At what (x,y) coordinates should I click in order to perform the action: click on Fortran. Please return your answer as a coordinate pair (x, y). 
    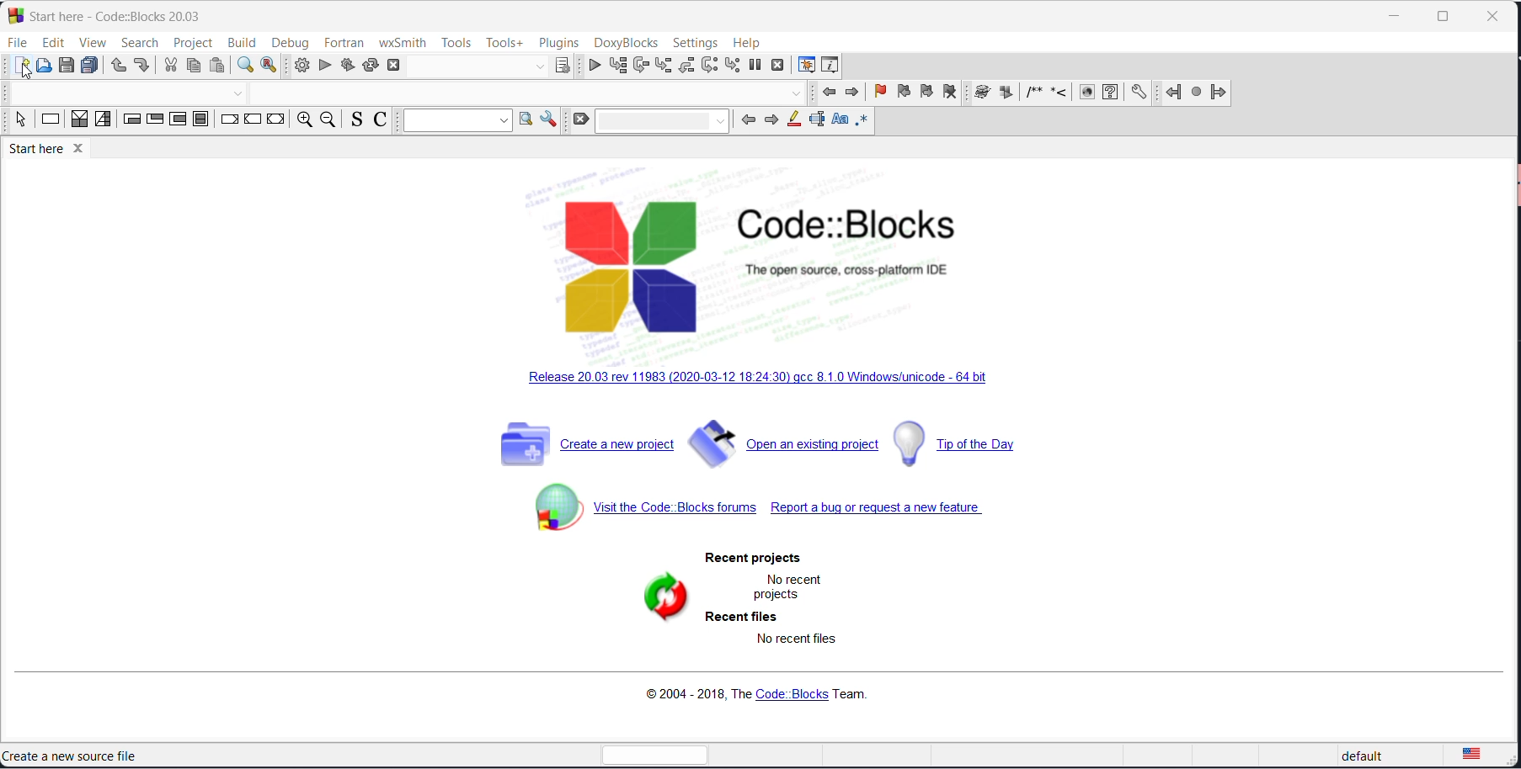
    Looking at the image, I should click on (345, 42).